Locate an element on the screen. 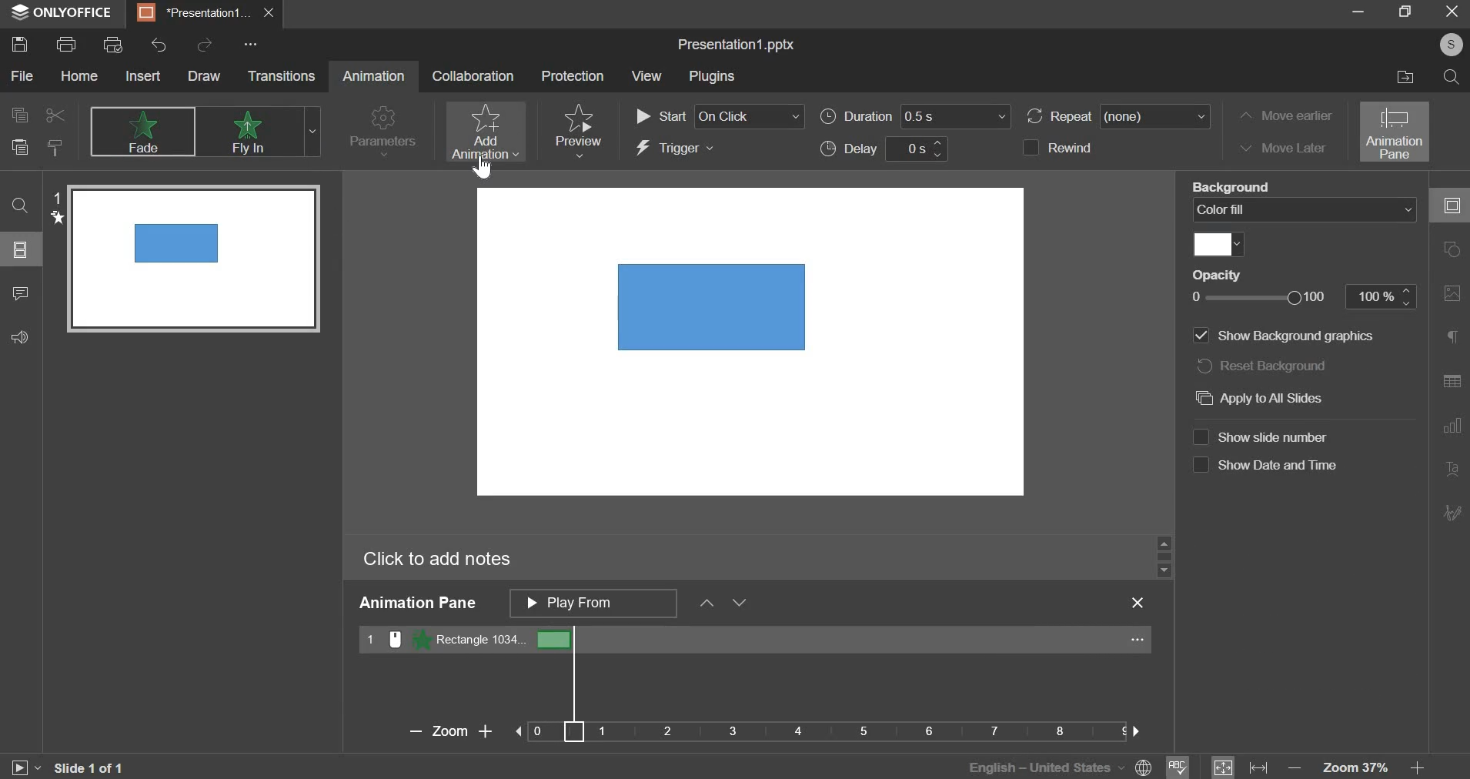  100% is located at coordinates (1378, 296).